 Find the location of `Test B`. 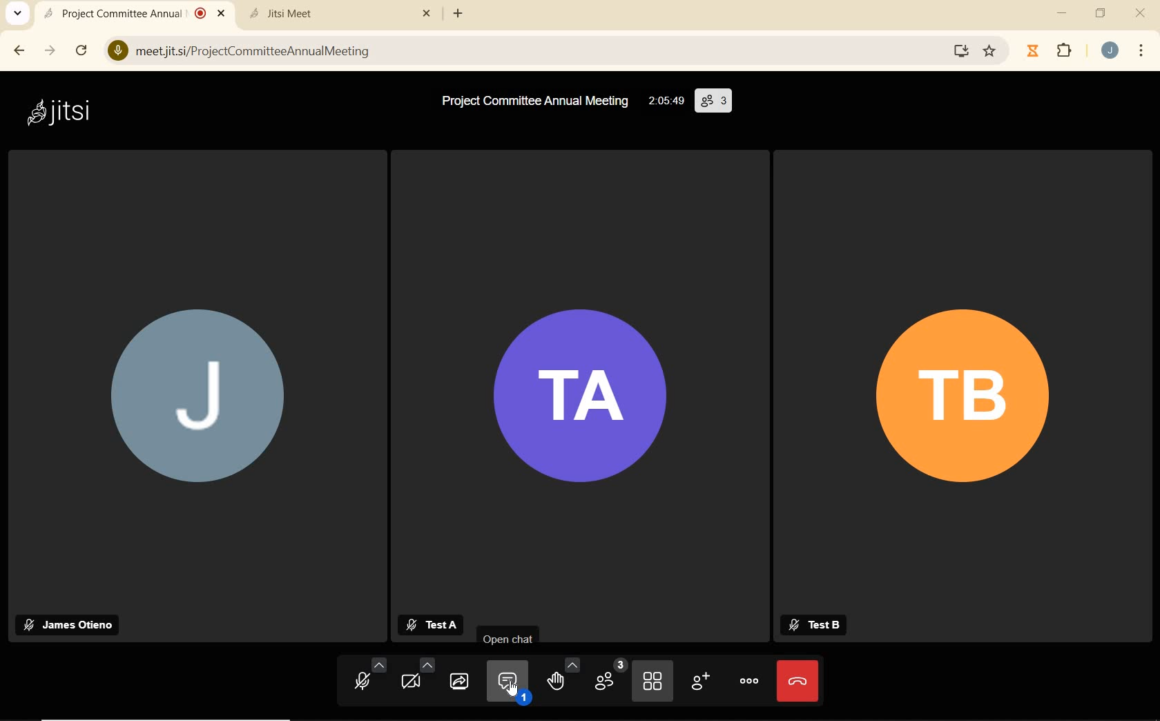

Test B is located at coordinates (821, 624).